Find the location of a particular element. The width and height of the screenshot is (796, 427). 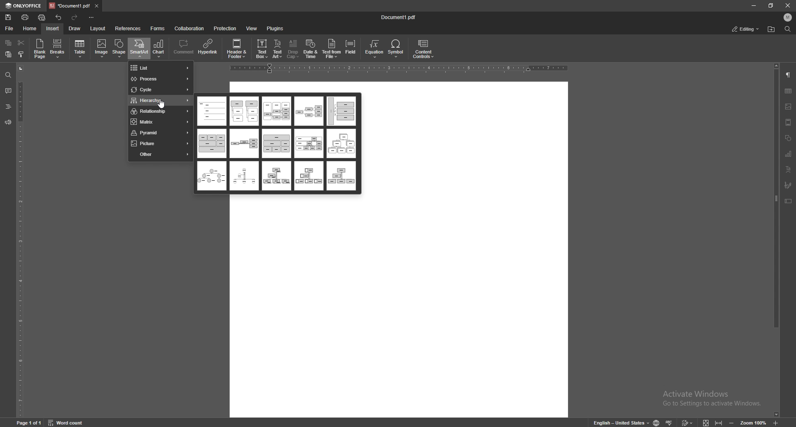

quick print is located at coordinates (42, 17).